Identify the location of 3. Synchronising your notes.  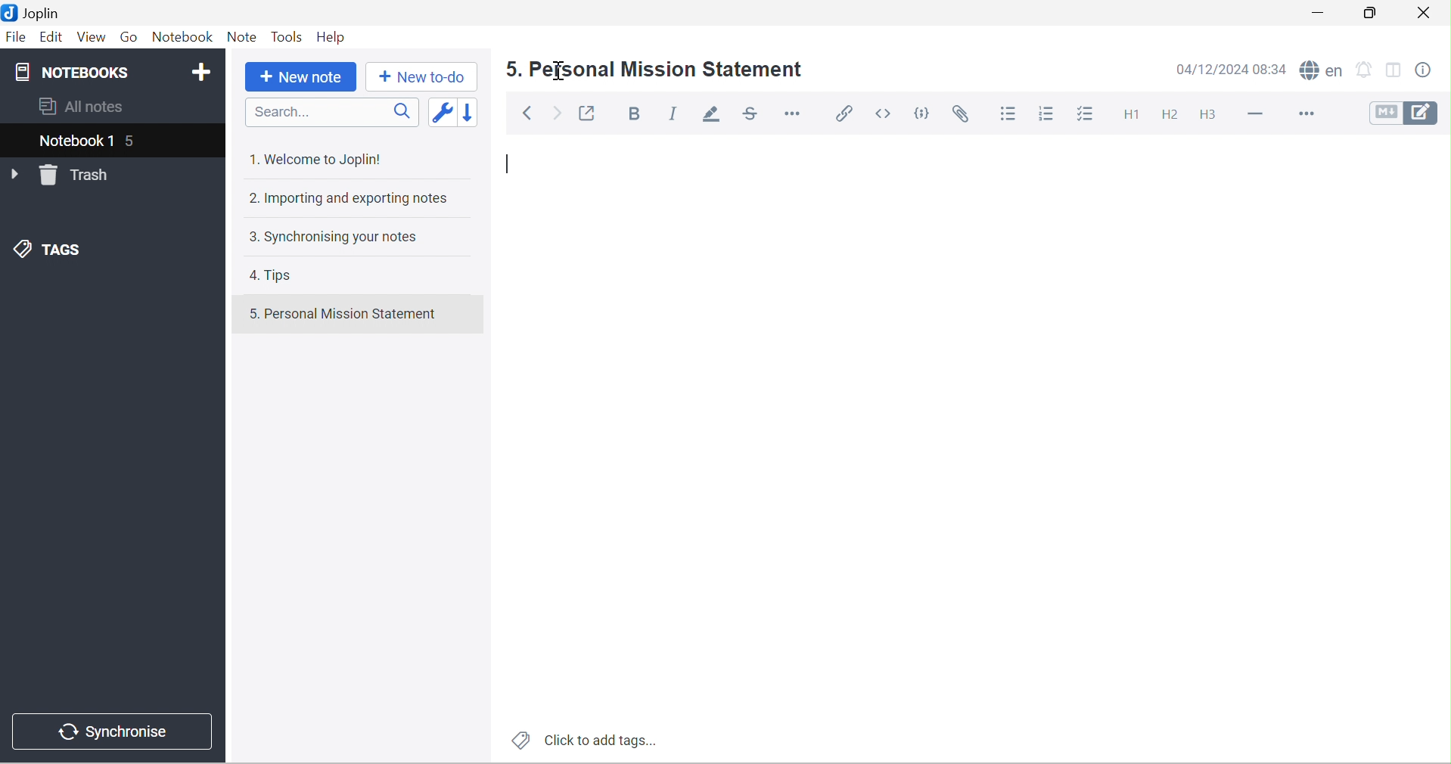
(337, 240).